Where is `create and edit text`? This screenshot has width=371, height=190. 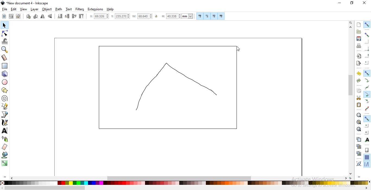
create and edit text is located at coordinates (5, 131).